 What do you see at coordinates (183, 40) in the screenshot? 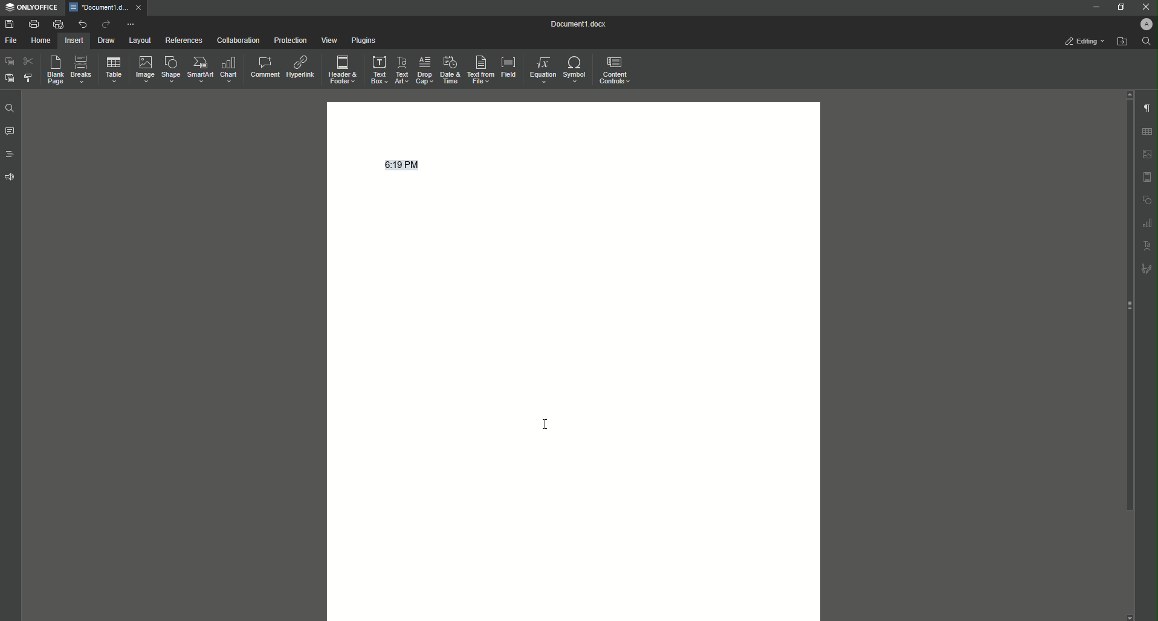
I see `References` at bounding box center [183, 40].